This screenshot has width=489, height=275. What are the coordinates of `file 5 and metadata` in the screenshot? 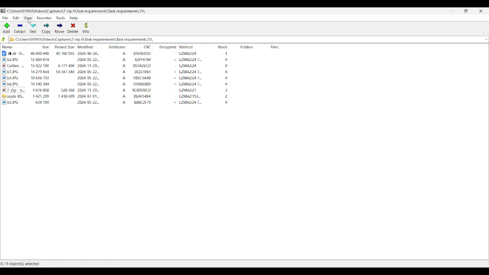 It's located at (141, 78).